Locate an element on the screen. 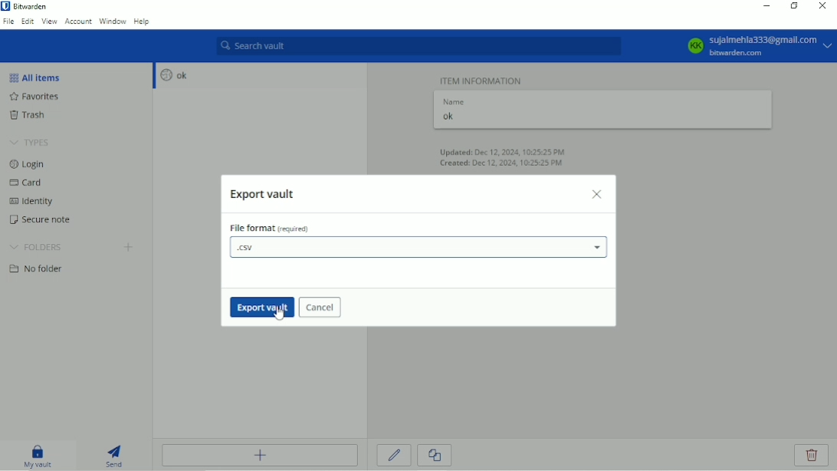 The width and height of the screenshot is (837, 471). No folder is located at coordinates (40, 270).